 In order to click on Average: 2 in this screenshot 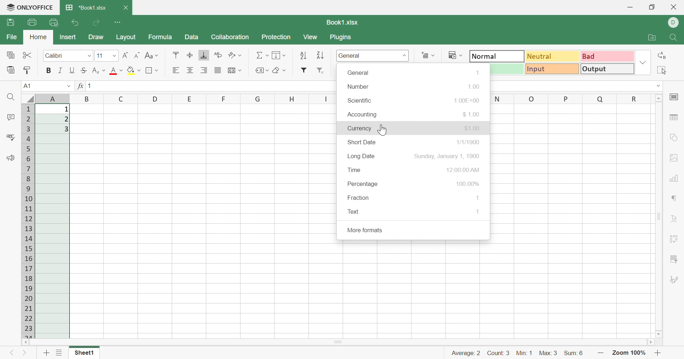, I will do `click(466, 353)`.